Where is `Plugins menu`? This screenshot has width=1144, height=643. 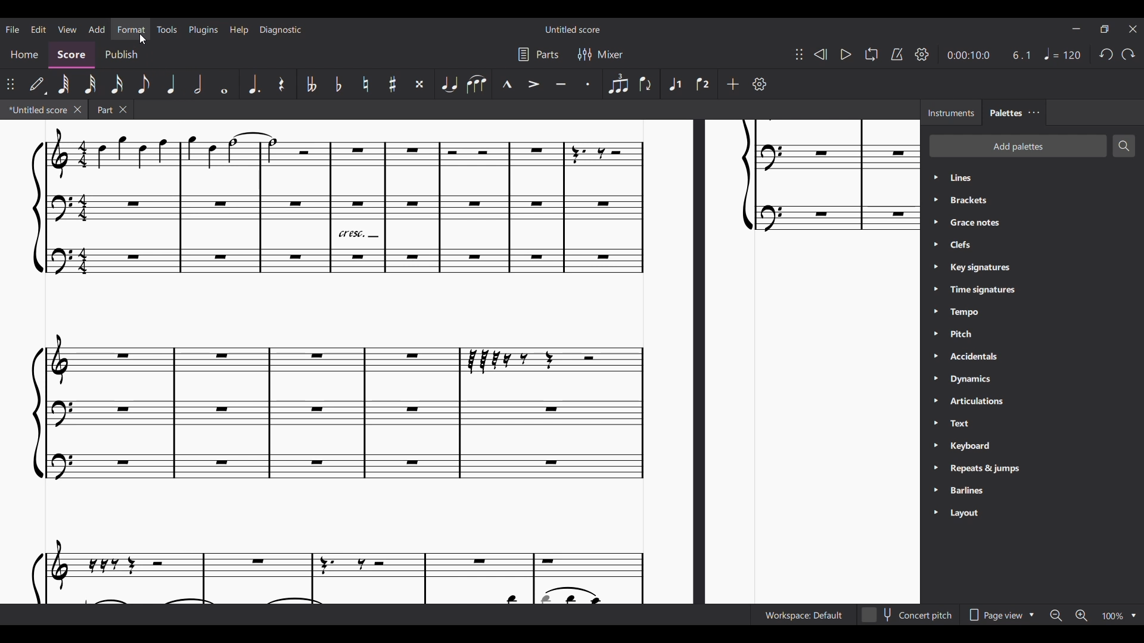 Plugins menu is located at coordinates (204, 30).